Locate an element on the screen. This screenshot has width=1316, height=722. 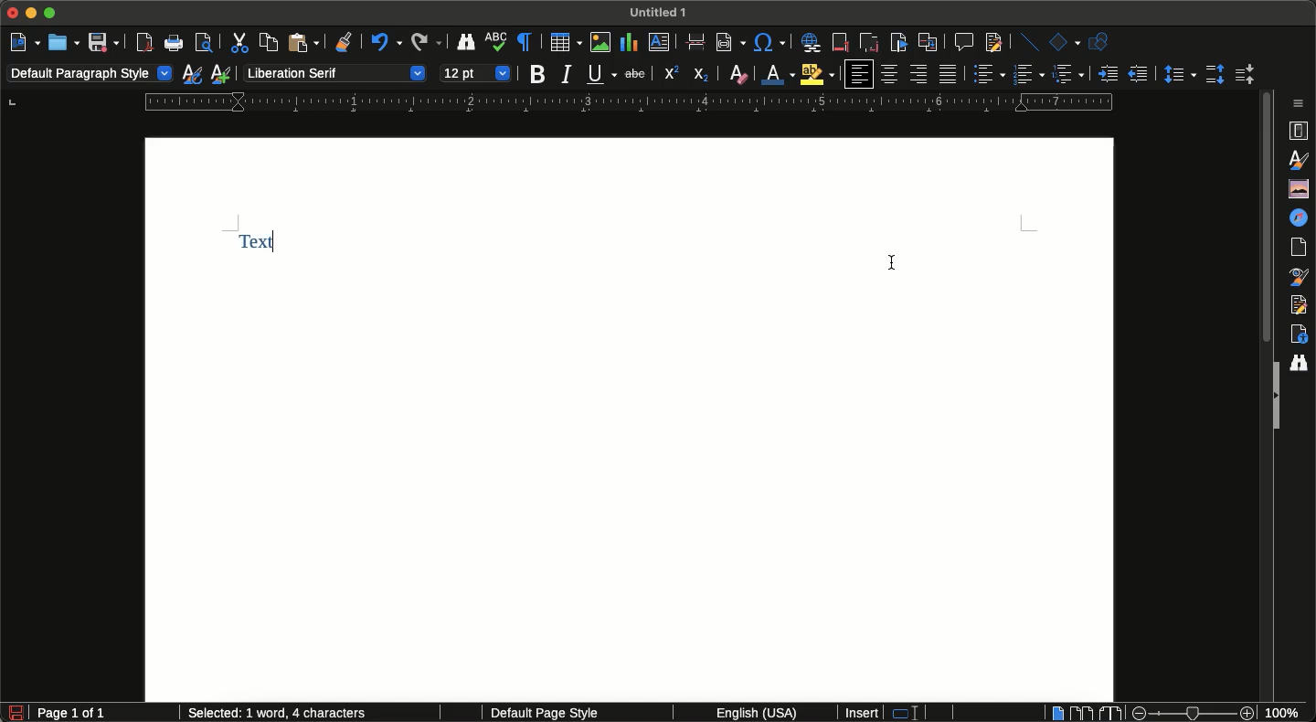
Set line spacing is located at coordinates (1177, 73).